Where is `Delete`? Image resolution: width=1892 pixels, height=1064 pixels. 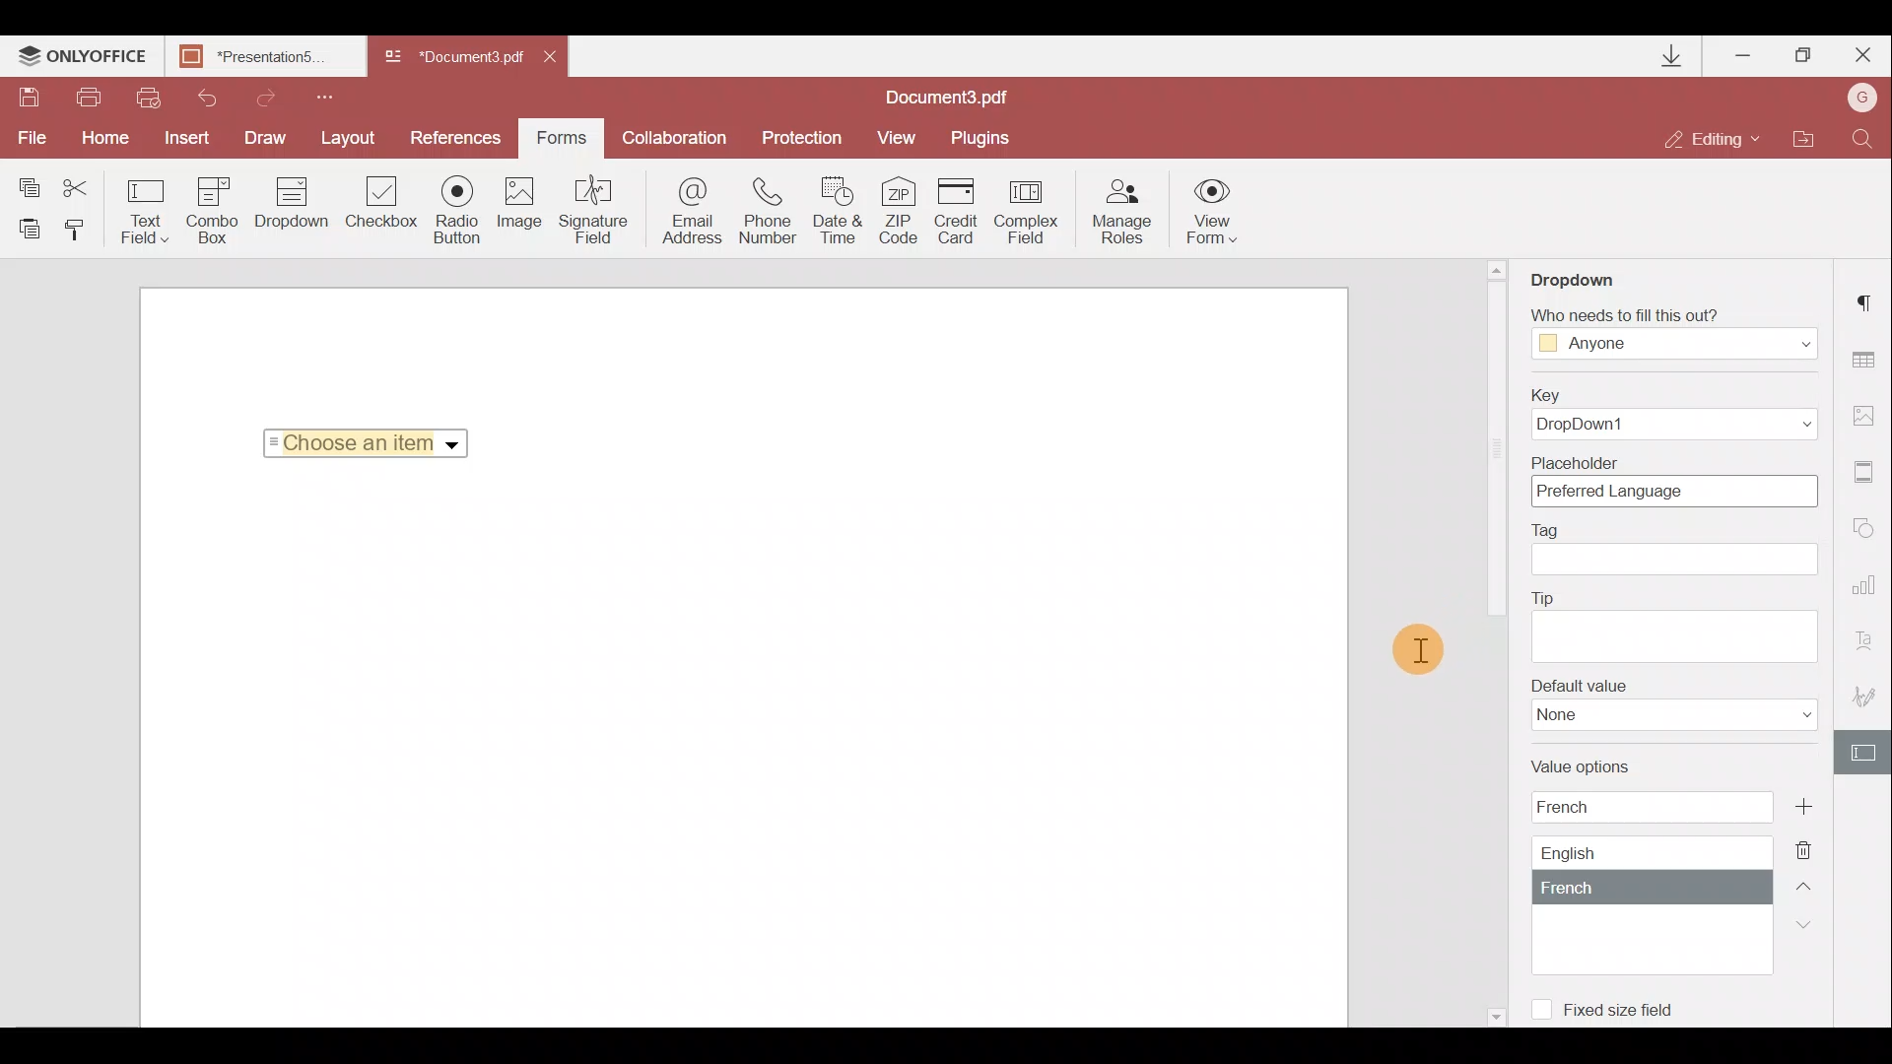 Delete is located at coordinates (1815, 848).